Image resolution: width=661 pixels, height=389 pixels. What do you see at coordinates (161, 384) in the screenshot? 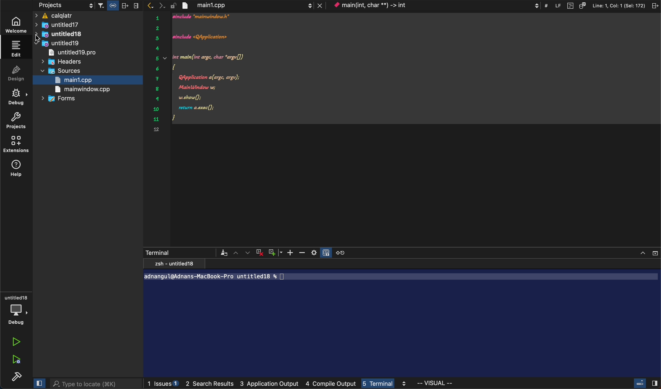
I see `issues` at bounding box center [161, 384].